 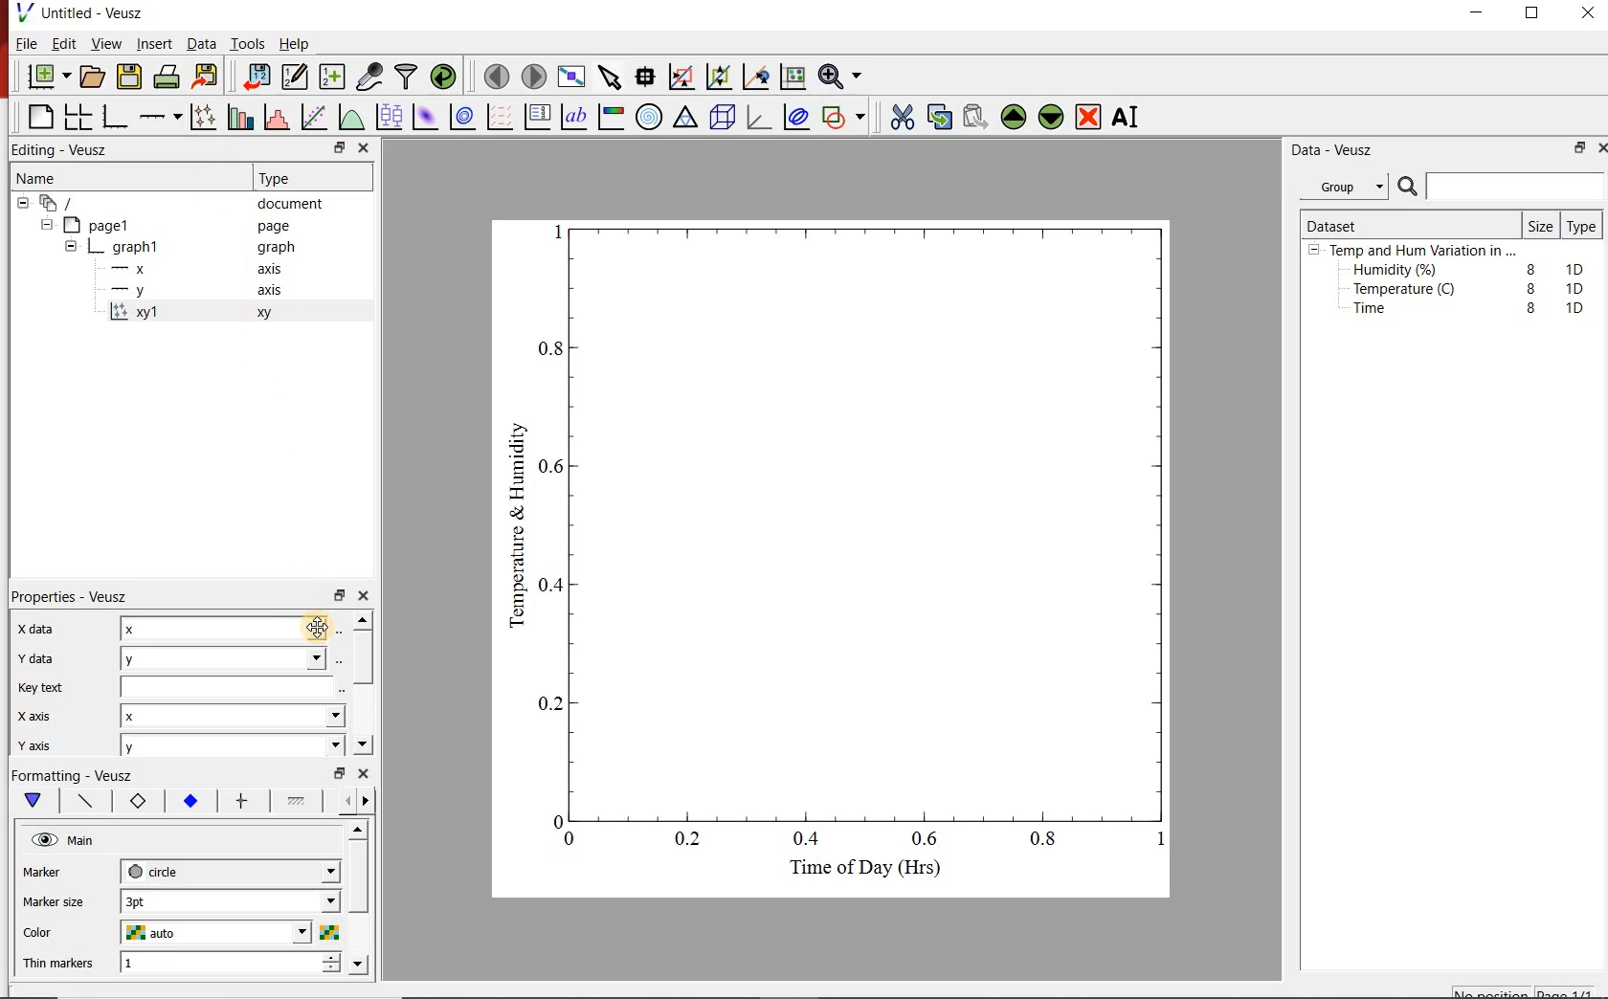 I want to click on polar graph, so click(x=651, y=119).